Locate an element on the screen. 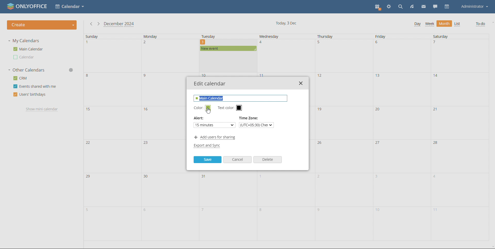 The image size is (495, 249). date is located at coordinates (228, 190).